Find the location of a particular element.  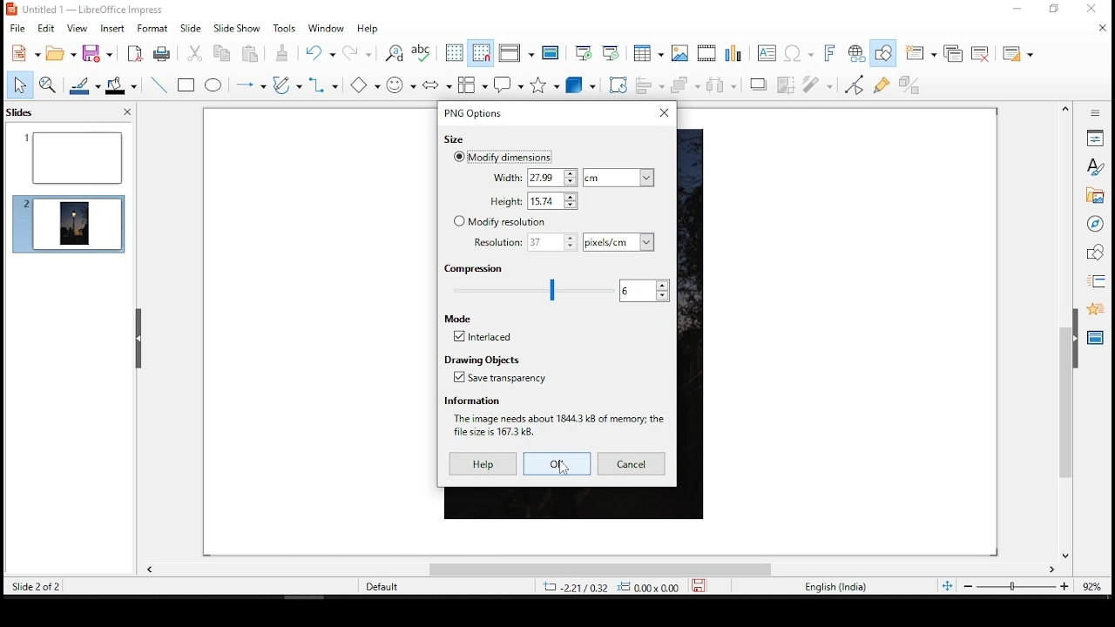

save is located at coordinates (97, 53).